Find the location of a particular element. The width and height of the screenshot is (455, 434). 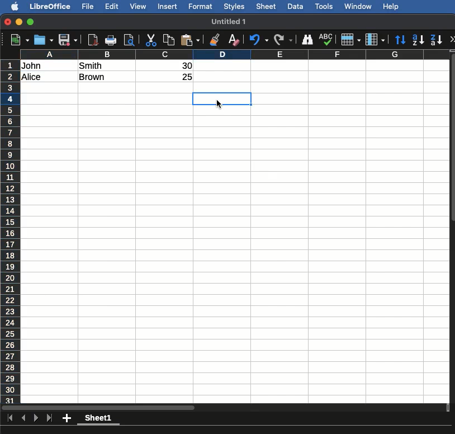

Ascending is located at coordinates (419, 39).